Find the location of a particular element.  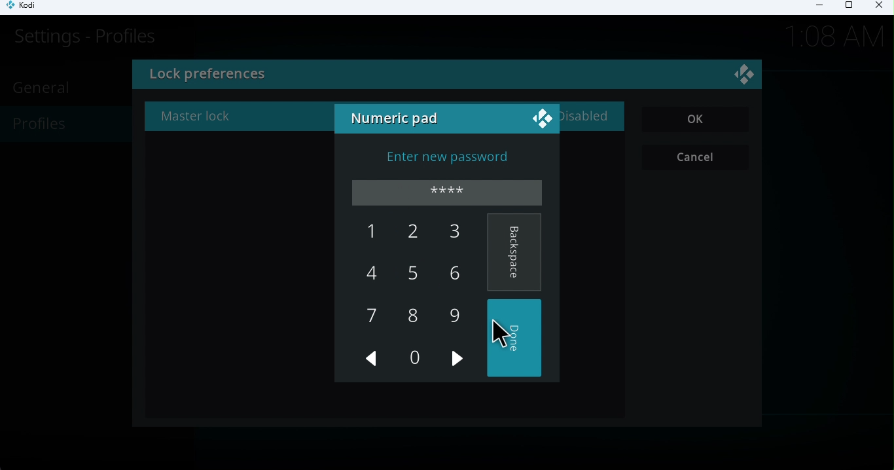

OK is located at coordinates (696, 120).